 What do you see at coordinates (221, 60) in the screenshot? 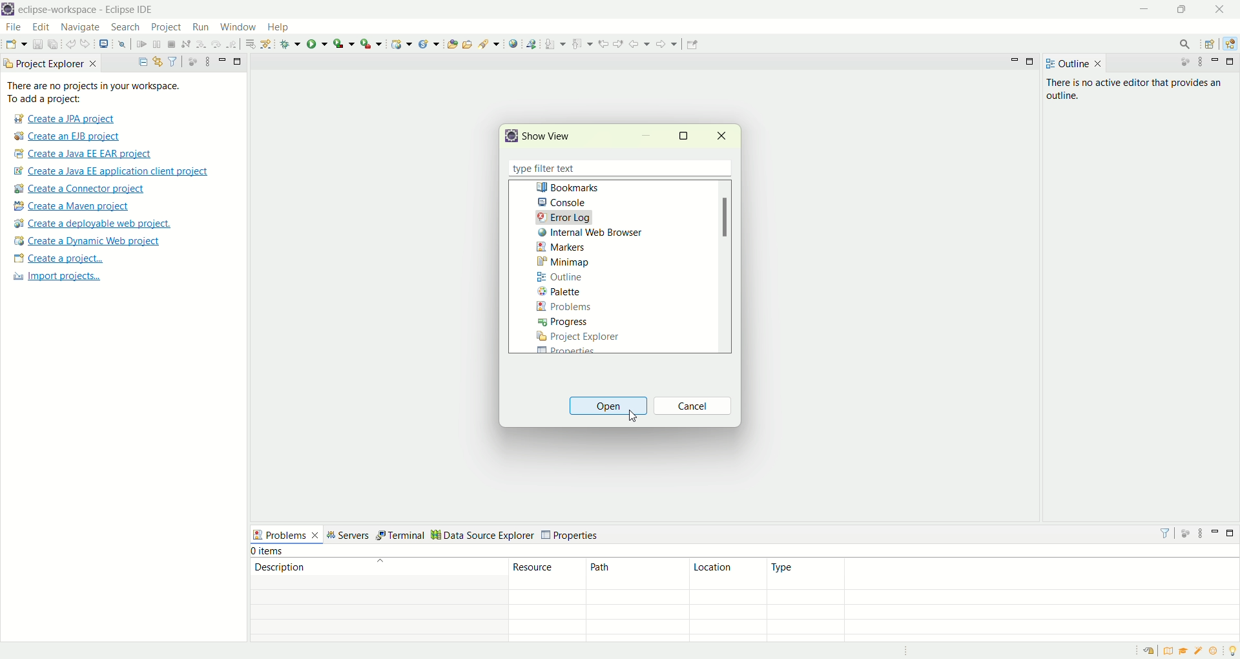
I see `minimize` at bounding box center [221, 60].